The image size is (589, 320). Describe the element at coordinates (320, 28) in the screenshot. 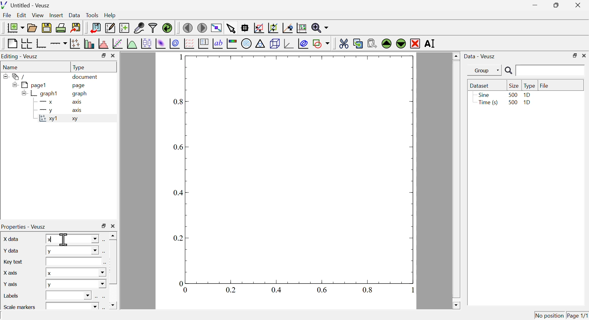

I see `zoom functions` at that location.